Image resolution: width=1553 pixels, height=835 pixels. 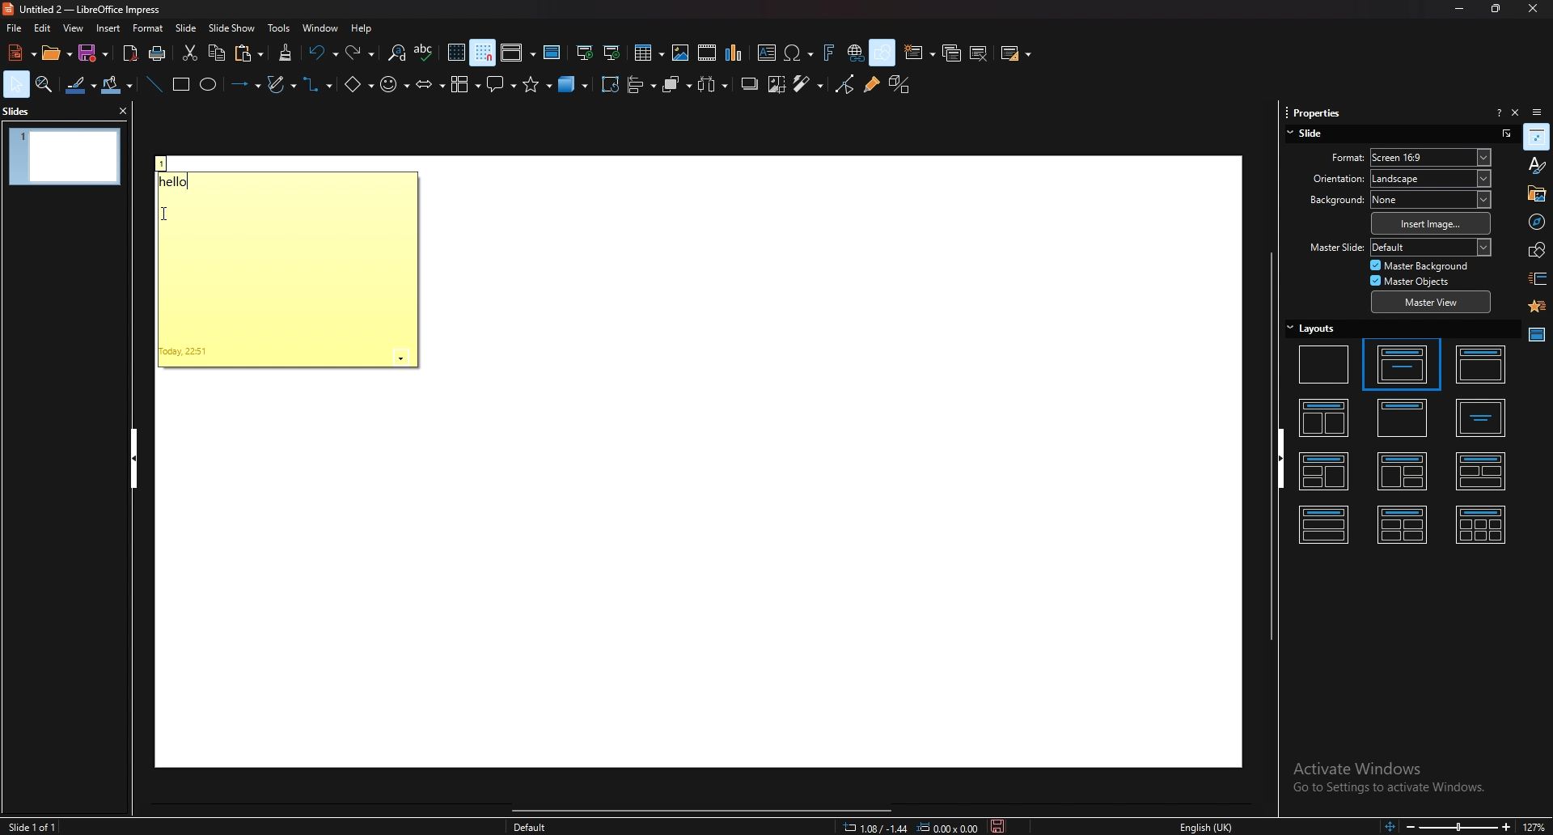 What do you see at coordinates (778, 85) in the screenshot?
I see `crop image` at bounding box center [778, 85].